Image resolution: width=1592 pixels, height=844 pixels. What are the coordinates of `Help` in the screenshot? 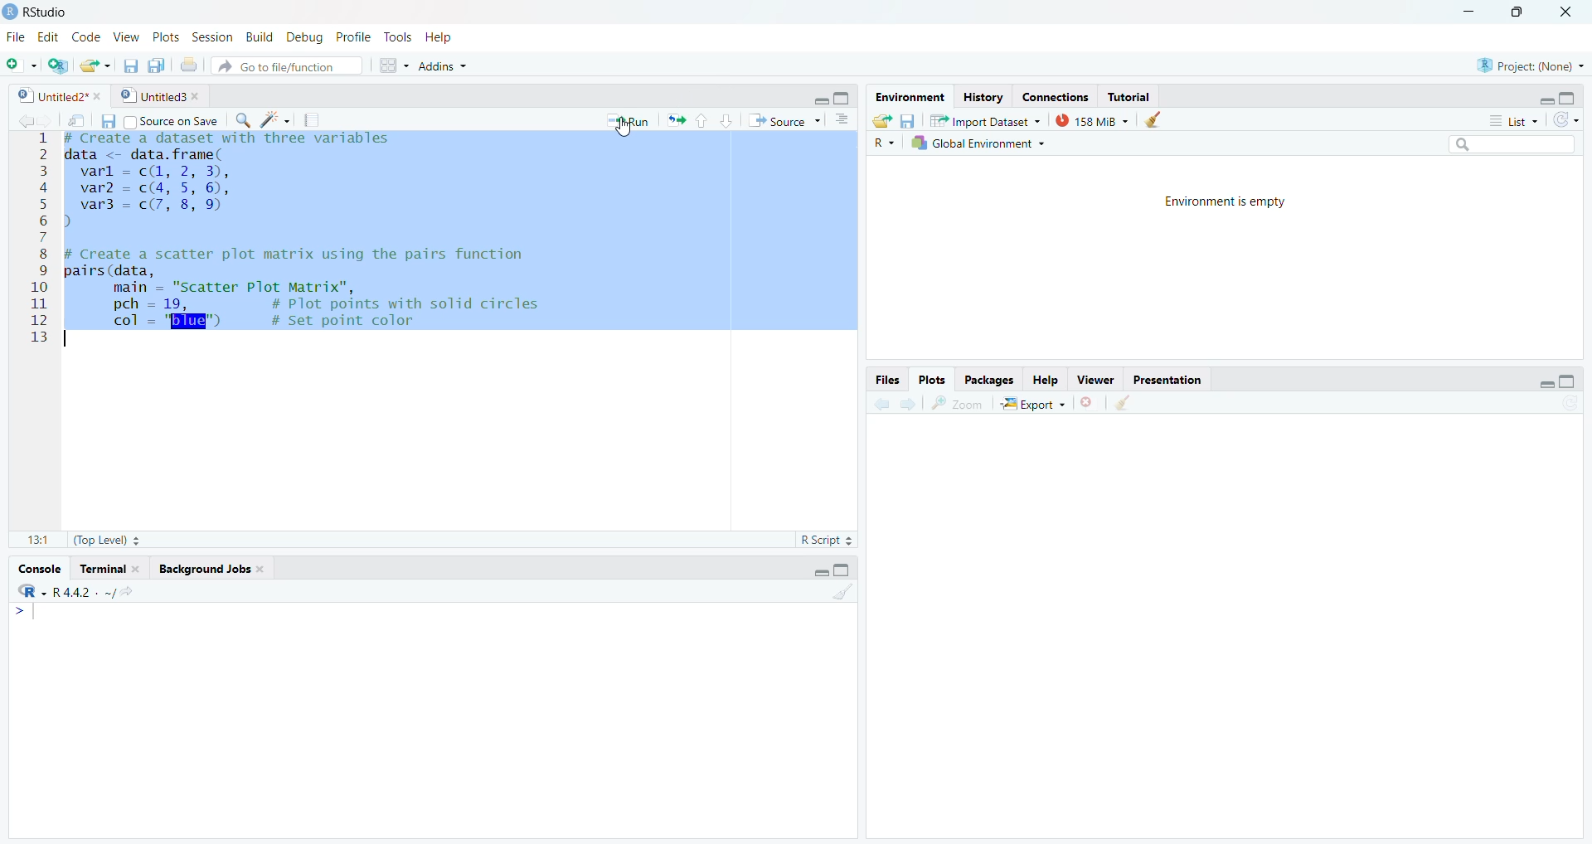 It's located at (1047, 381).